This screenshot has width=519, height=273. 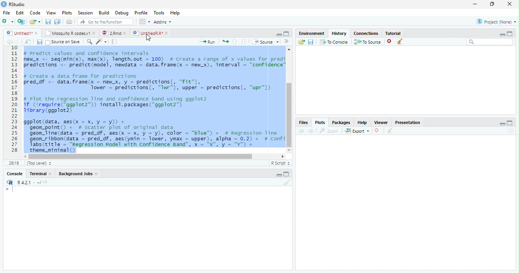 I want to click on Minimize, so click(x=502, y=35).